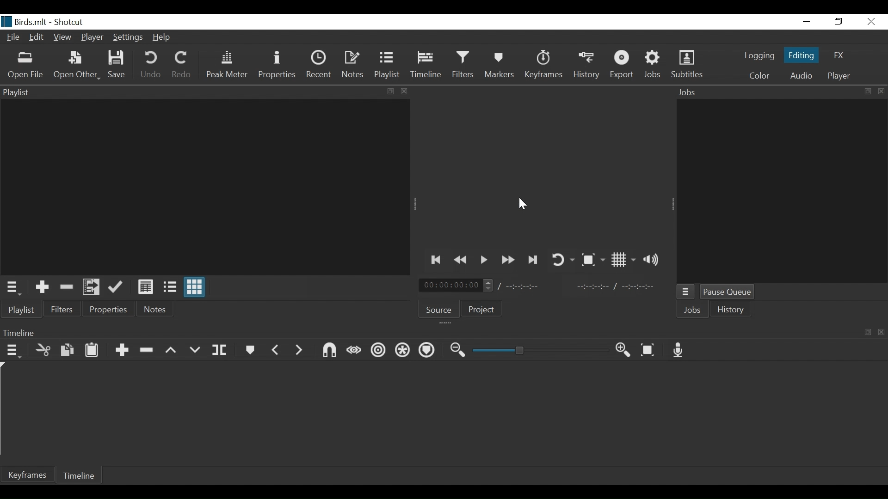  I want to click on Toggle Zoom, so click(592, 260).